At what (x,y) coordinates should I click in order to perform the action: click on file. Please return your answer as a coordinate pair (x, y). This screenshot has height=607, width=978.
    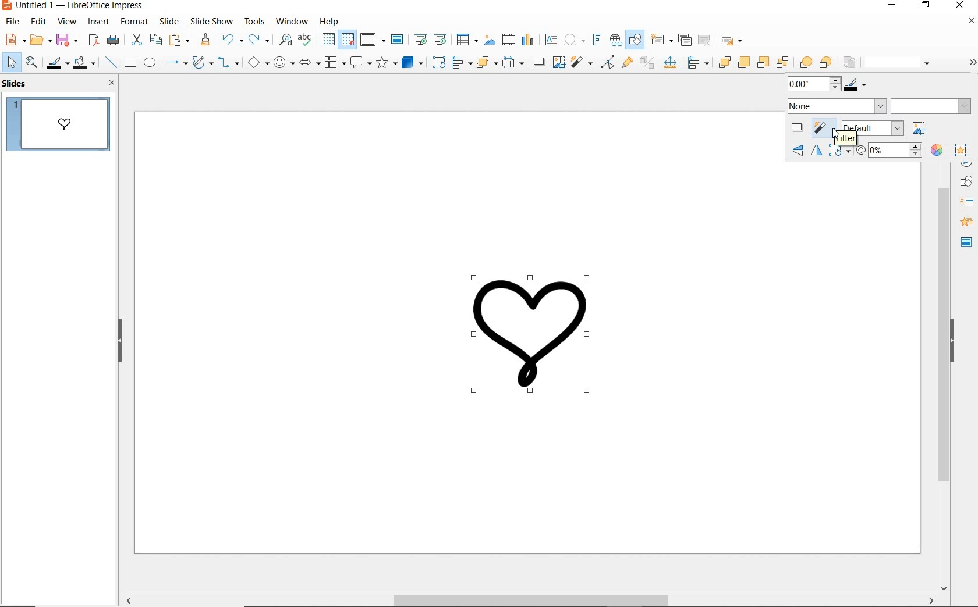
    Looking at the image, I should click on (12, 23).